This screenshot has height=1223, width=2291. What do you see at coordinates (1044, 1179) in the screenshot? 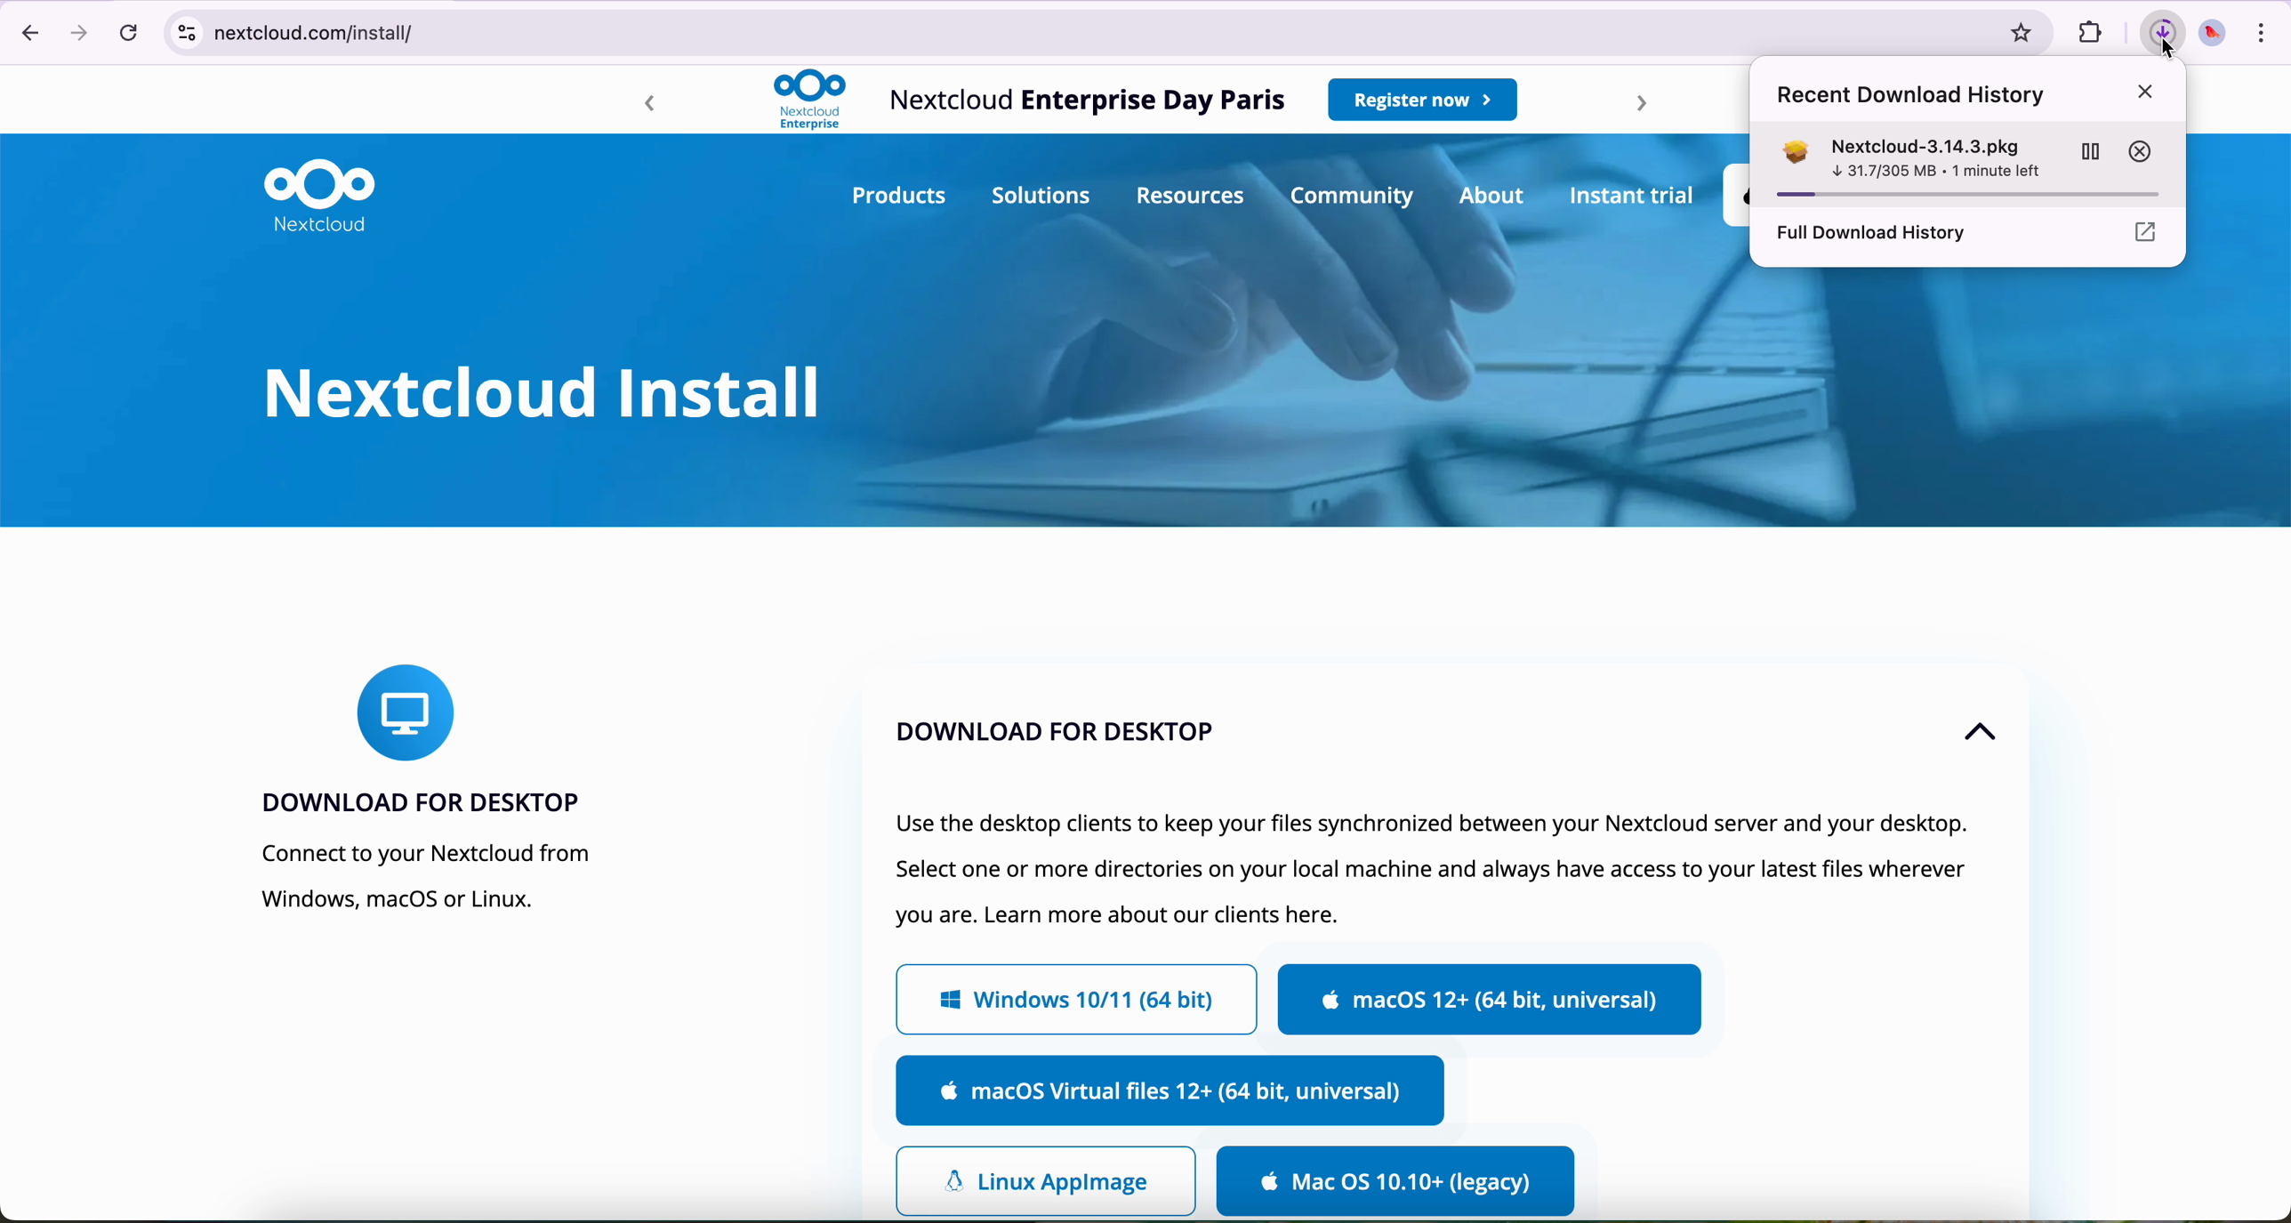
I see `Linux app image` at bounding box center [1044, 1179].